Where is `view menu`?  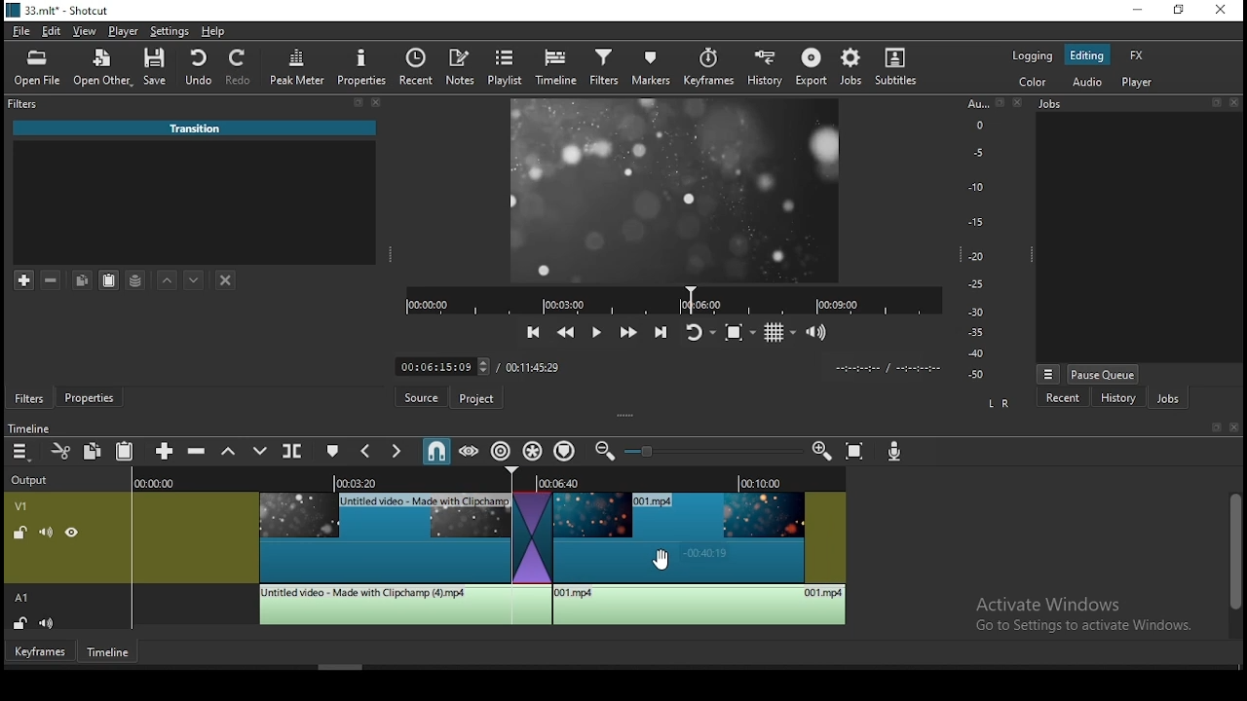
view menu is located at coordinates (1048, 371).